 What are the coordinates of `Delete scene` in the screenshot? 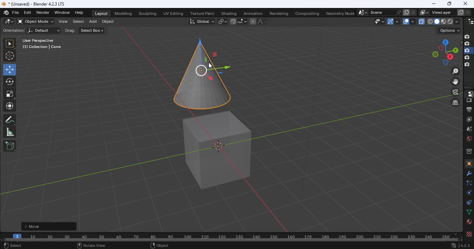 It's located at (413, 12).